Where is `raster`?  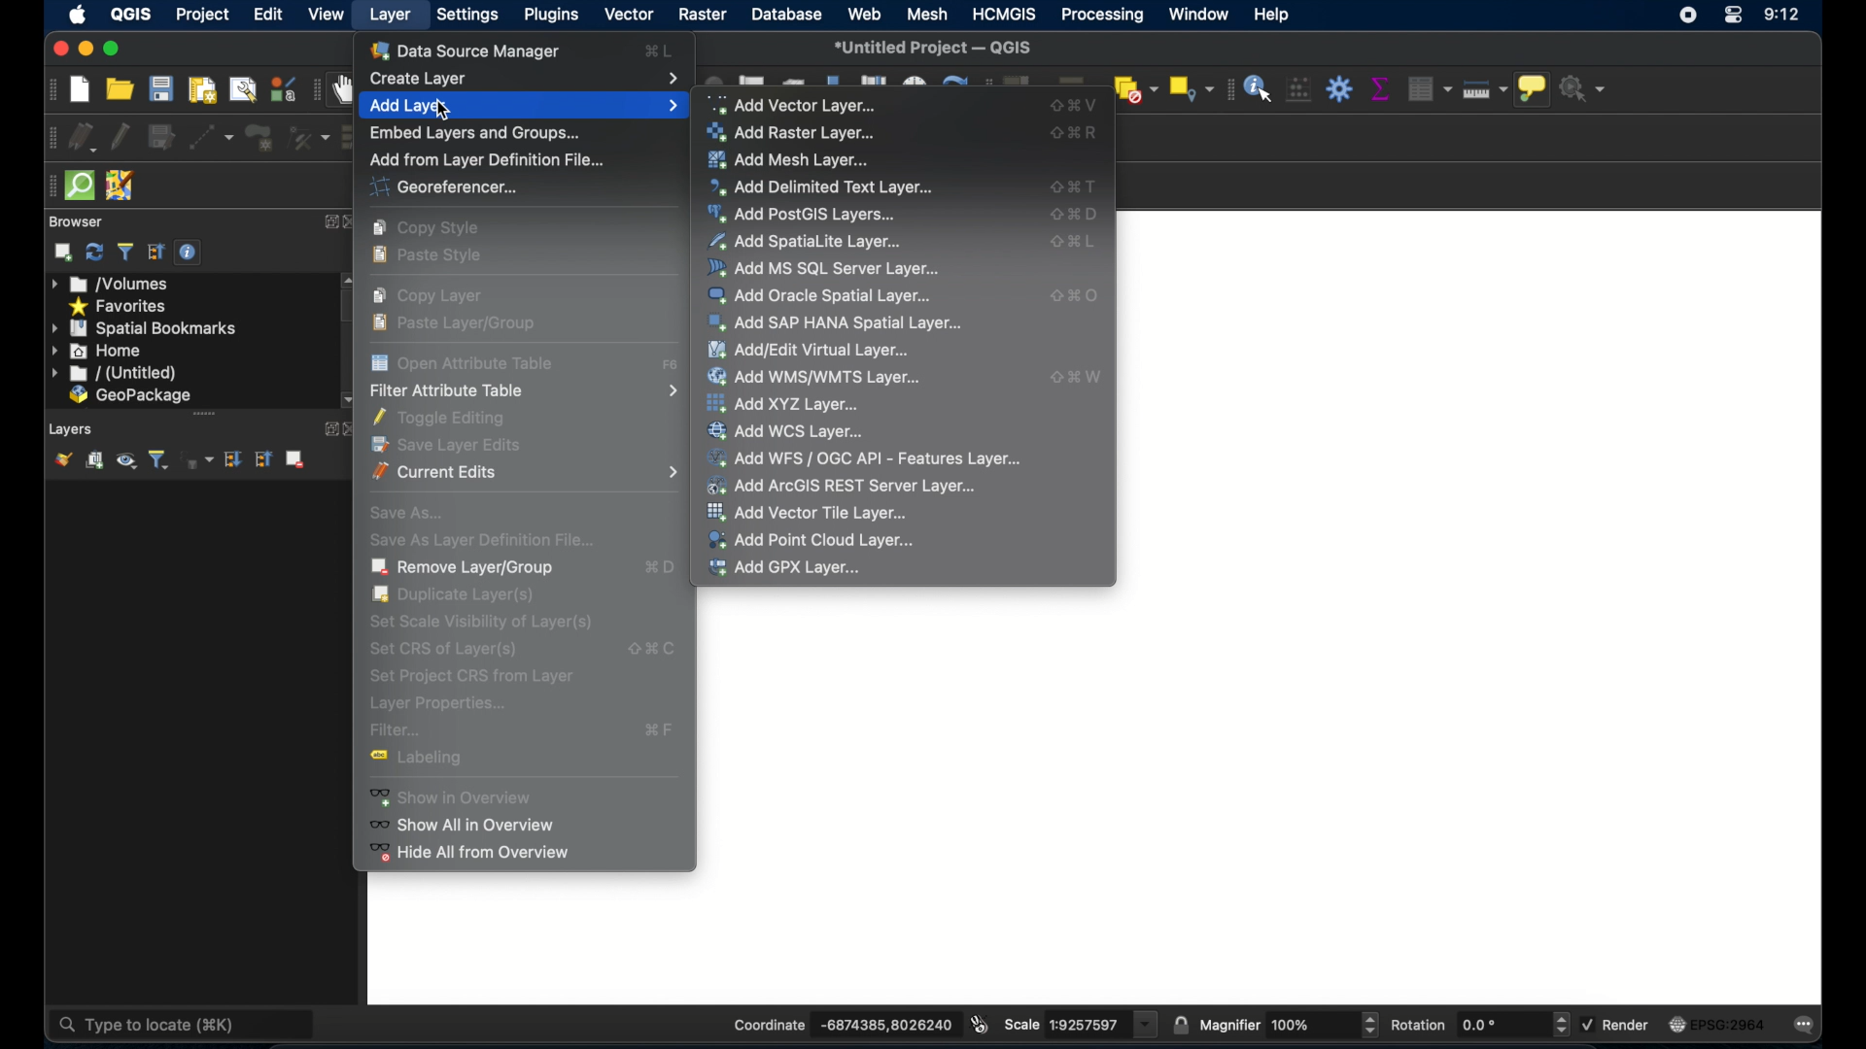 raster is located at coordinates (699, 16).